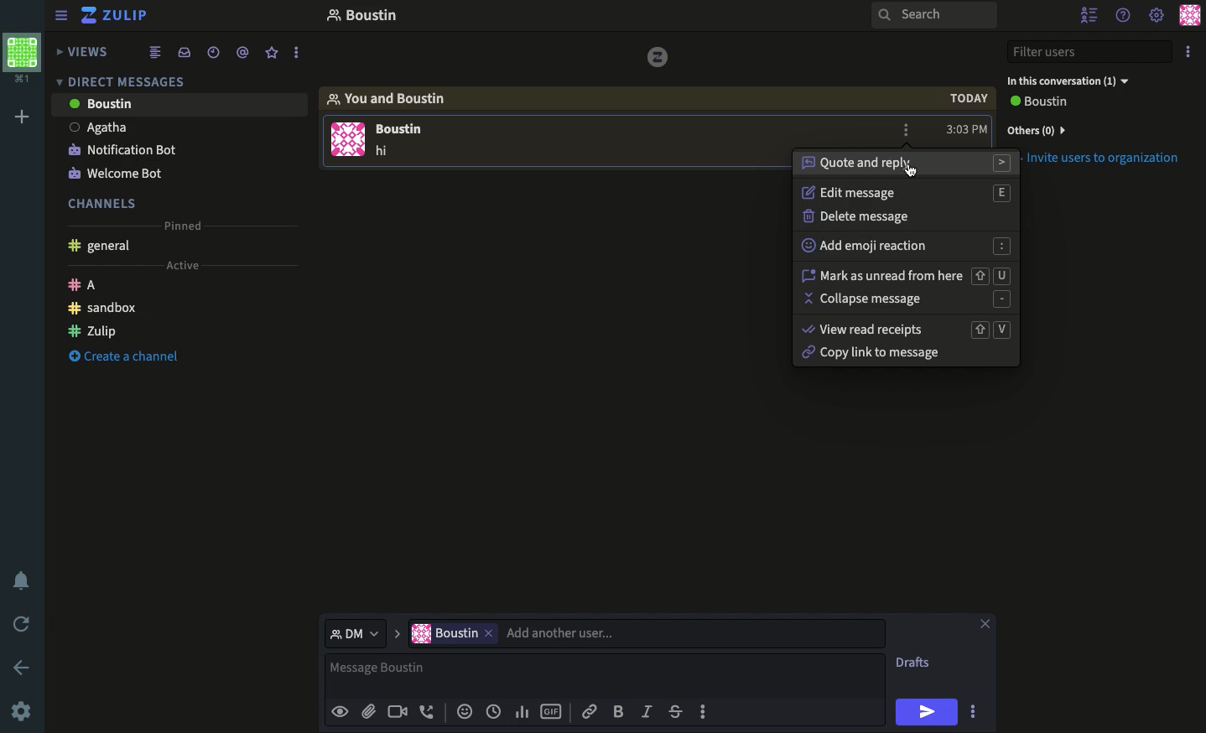 The width and height of the screenshot is (1206, 733). What do you see at coordinates (1092, 53) in the screenshot?
I see `Filter users` at bounding box center [1092, 53].